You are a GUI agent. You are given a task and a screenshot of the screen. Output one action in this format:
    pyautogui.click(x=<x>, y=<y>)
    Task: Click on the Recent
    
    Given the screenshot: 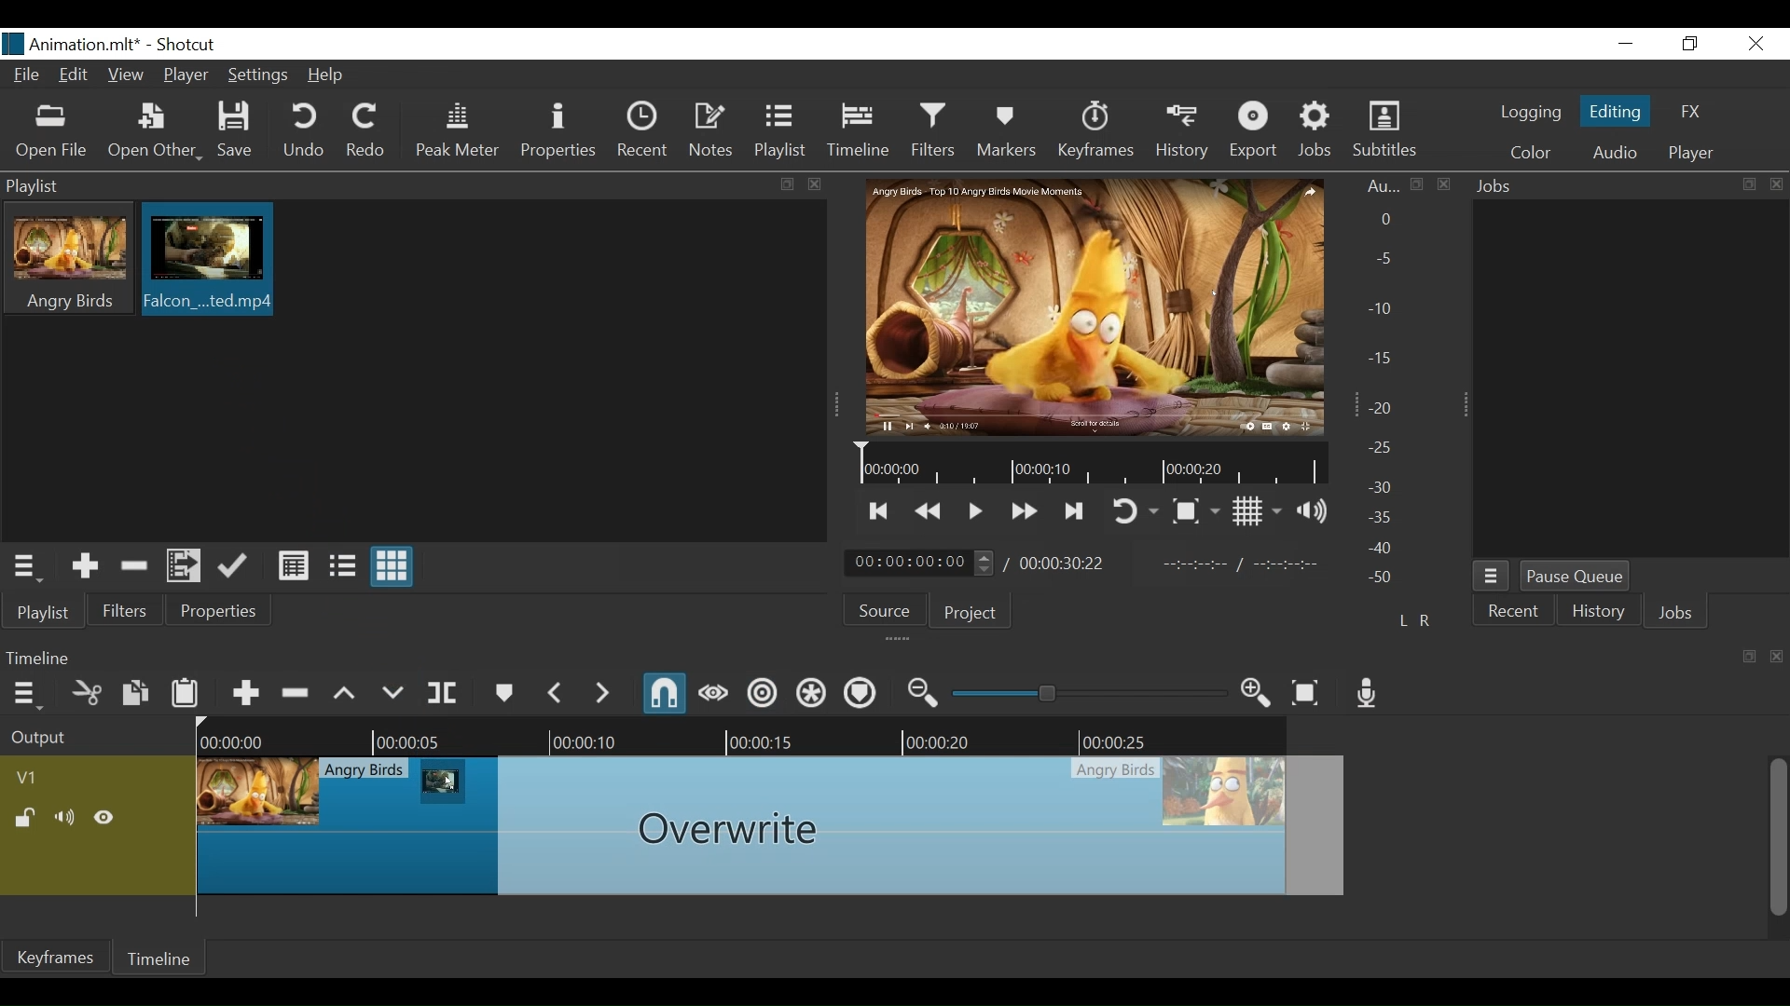 What is the action you would take?
    pyautogui.click(x=1513, y=610)
    